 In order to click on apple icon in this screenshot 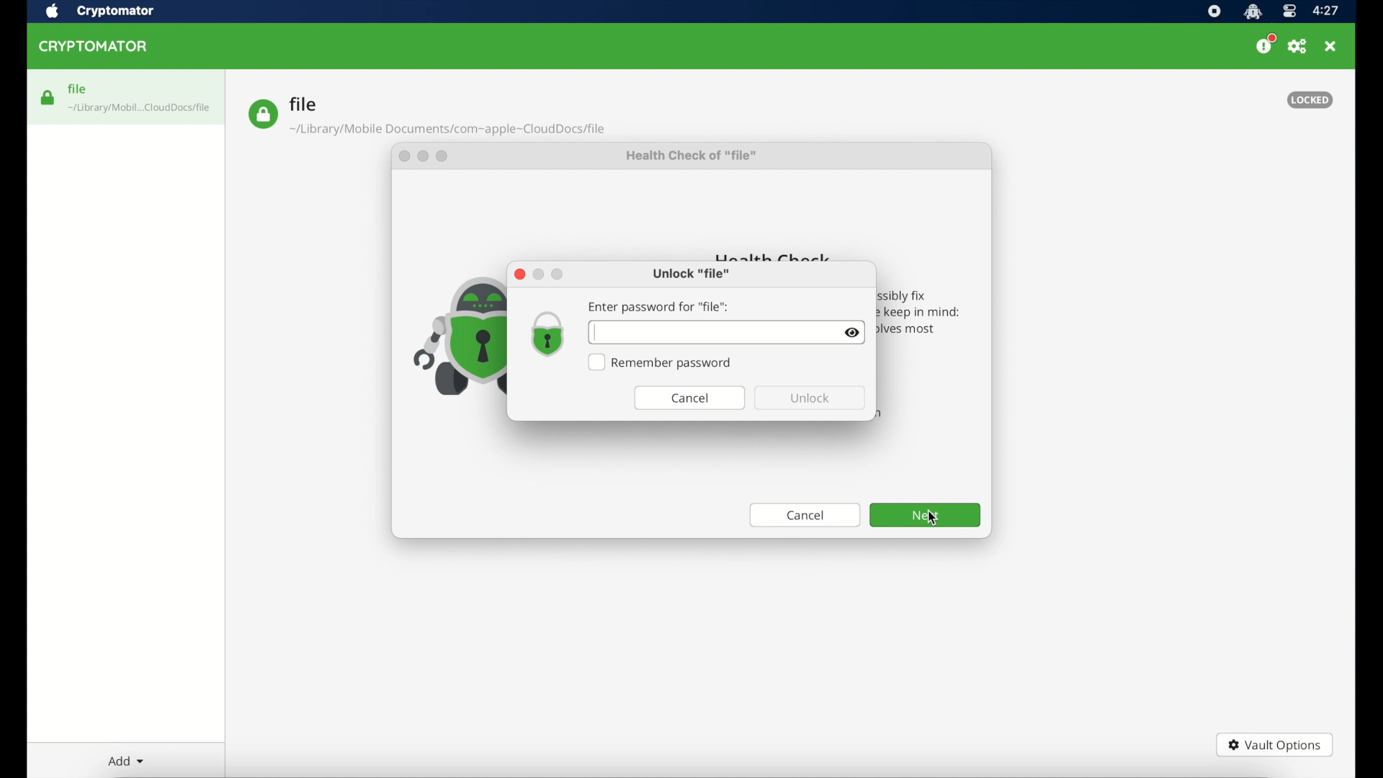, I will do `click(52, 12)`.